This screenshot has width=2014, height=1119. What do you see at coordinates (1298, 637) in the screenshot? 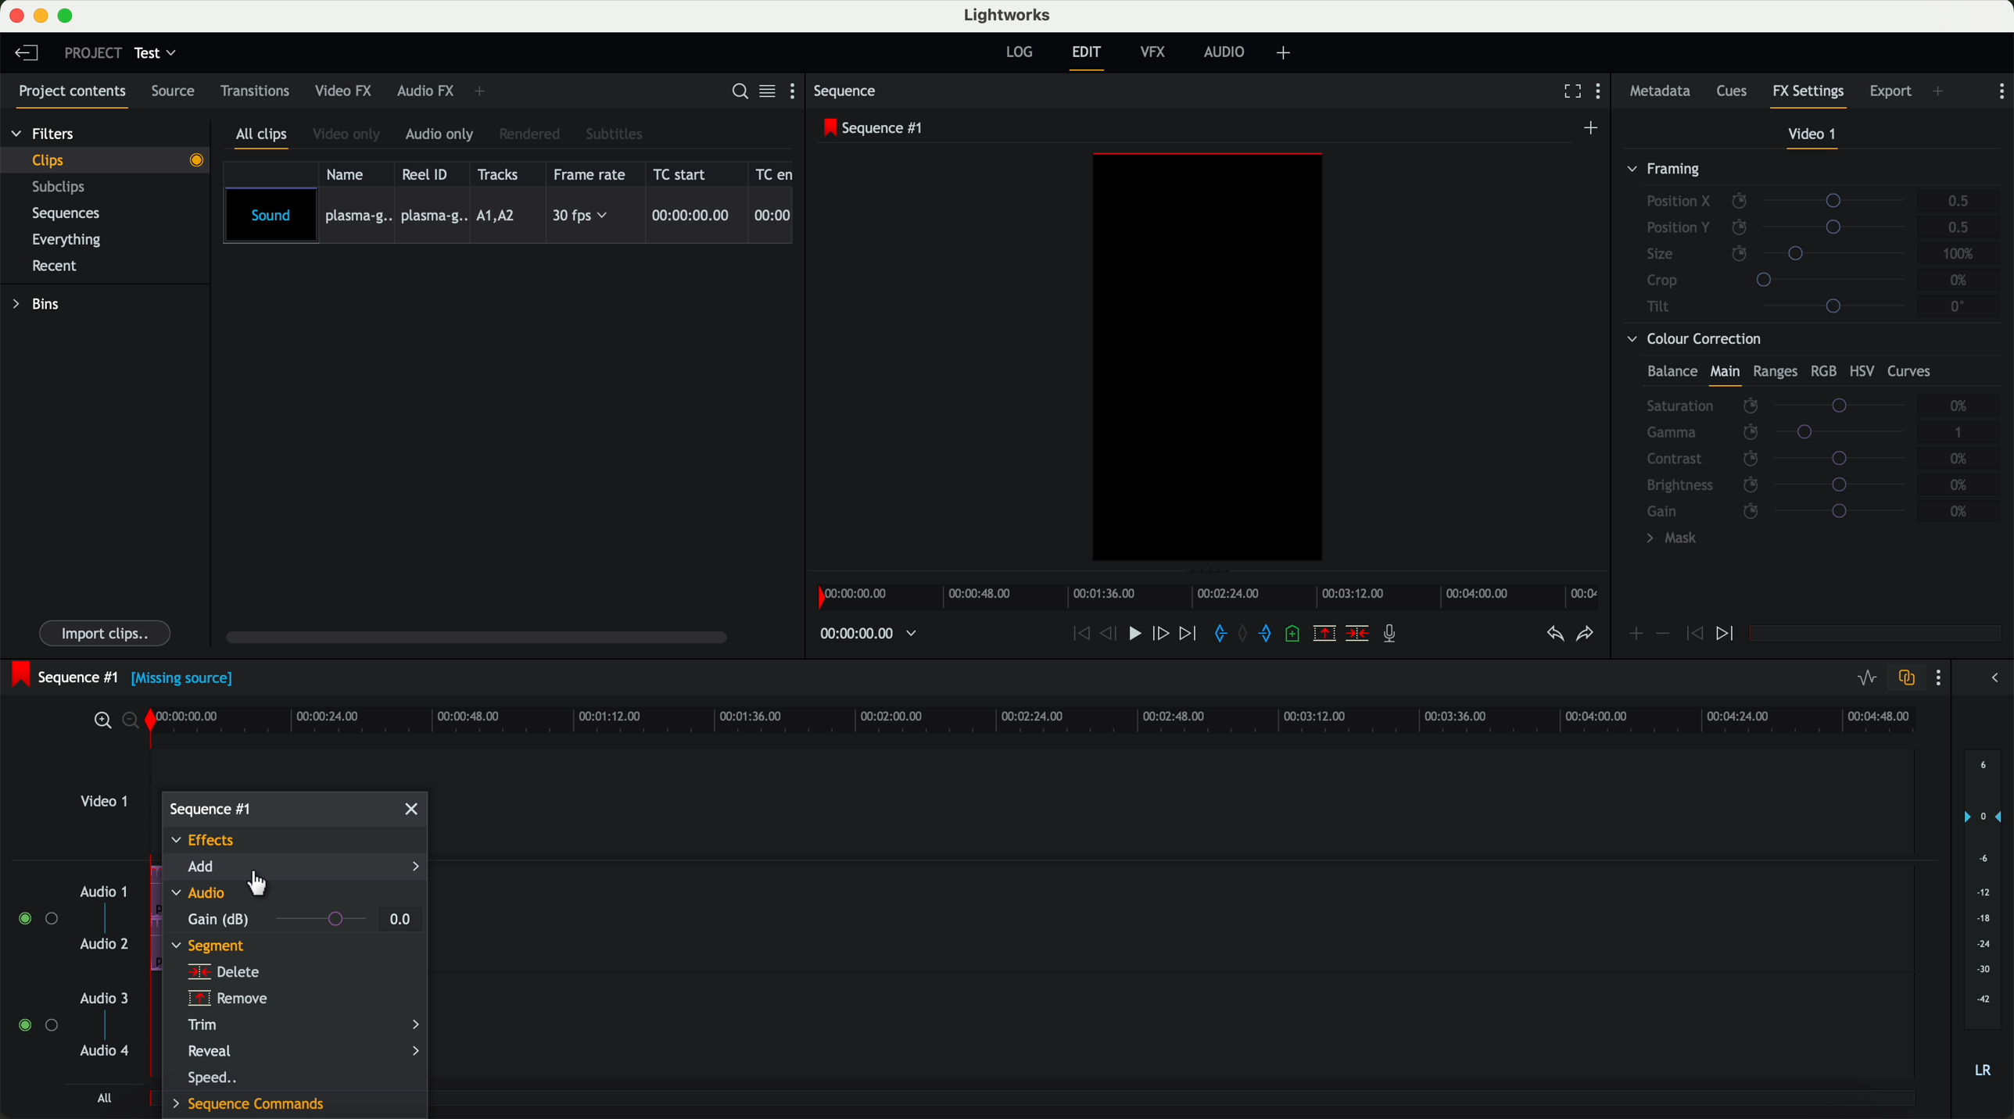
I see `add a cue at the current position` at bounding box center [1298, 637].